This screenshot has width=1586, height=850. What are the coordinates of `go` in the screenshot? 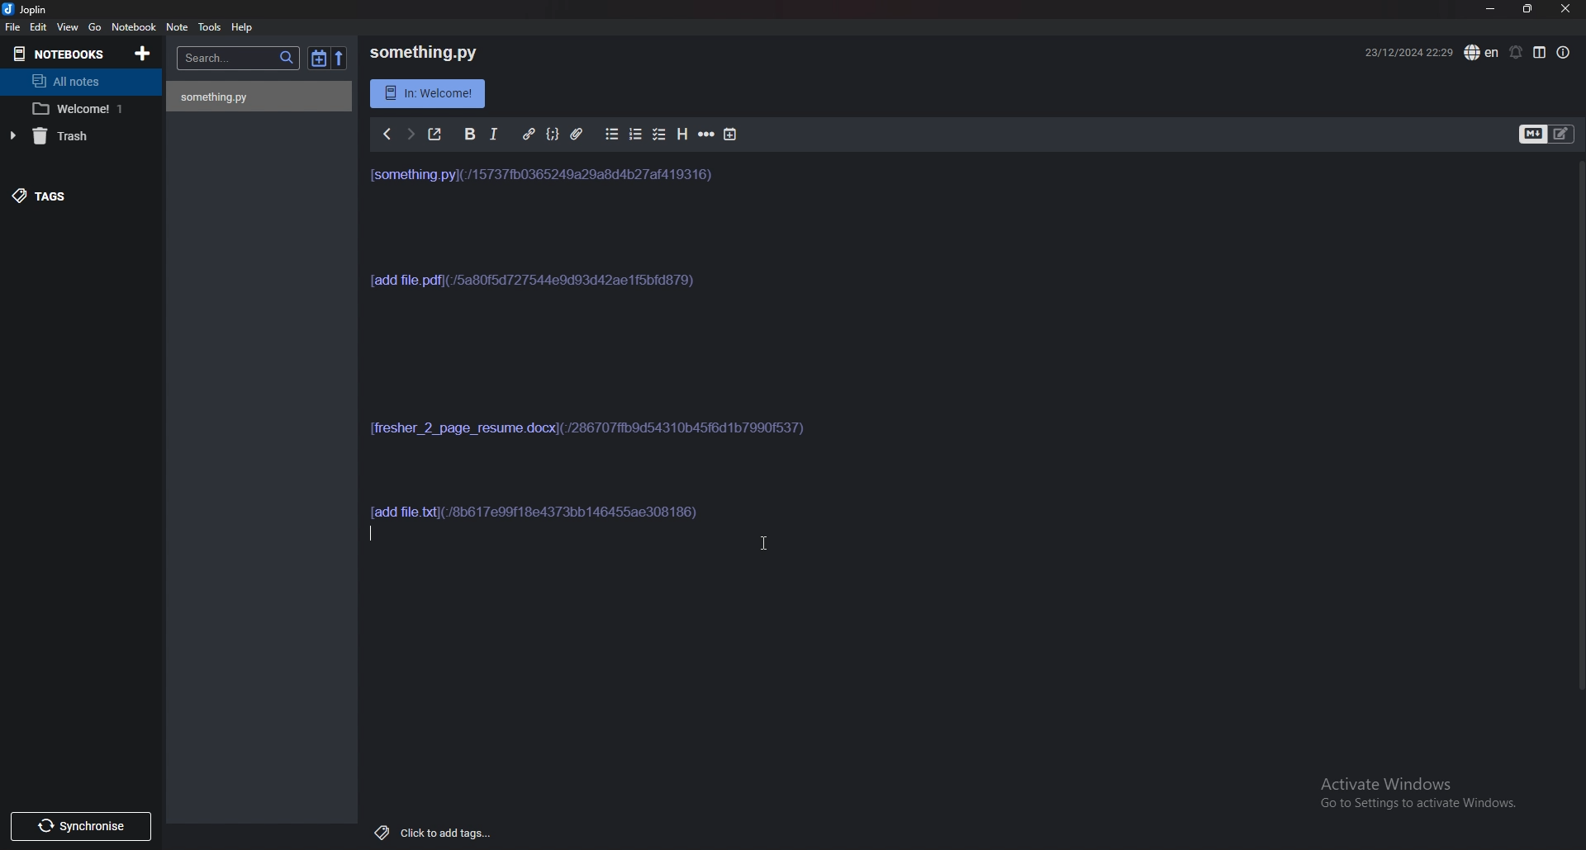 It's located at (94, 27).